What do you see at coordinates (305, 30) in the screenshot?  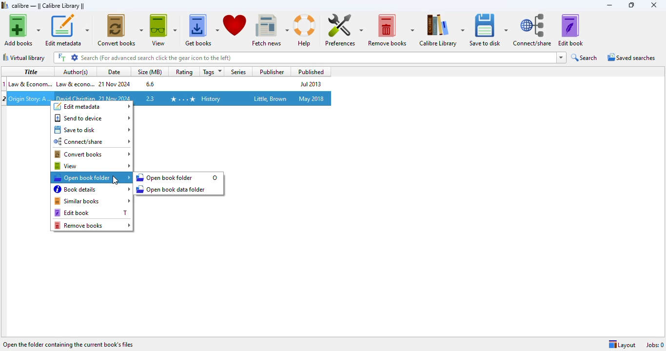 I see `help` at bounding box center [305, 30].